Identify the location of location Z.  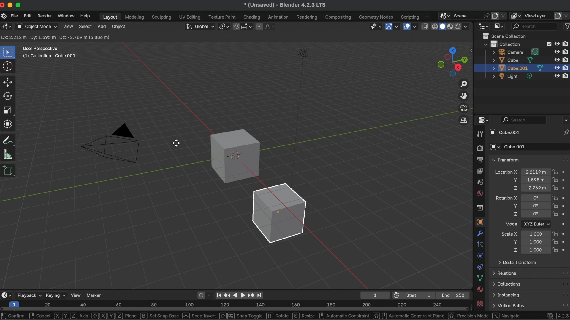
(515, 188).